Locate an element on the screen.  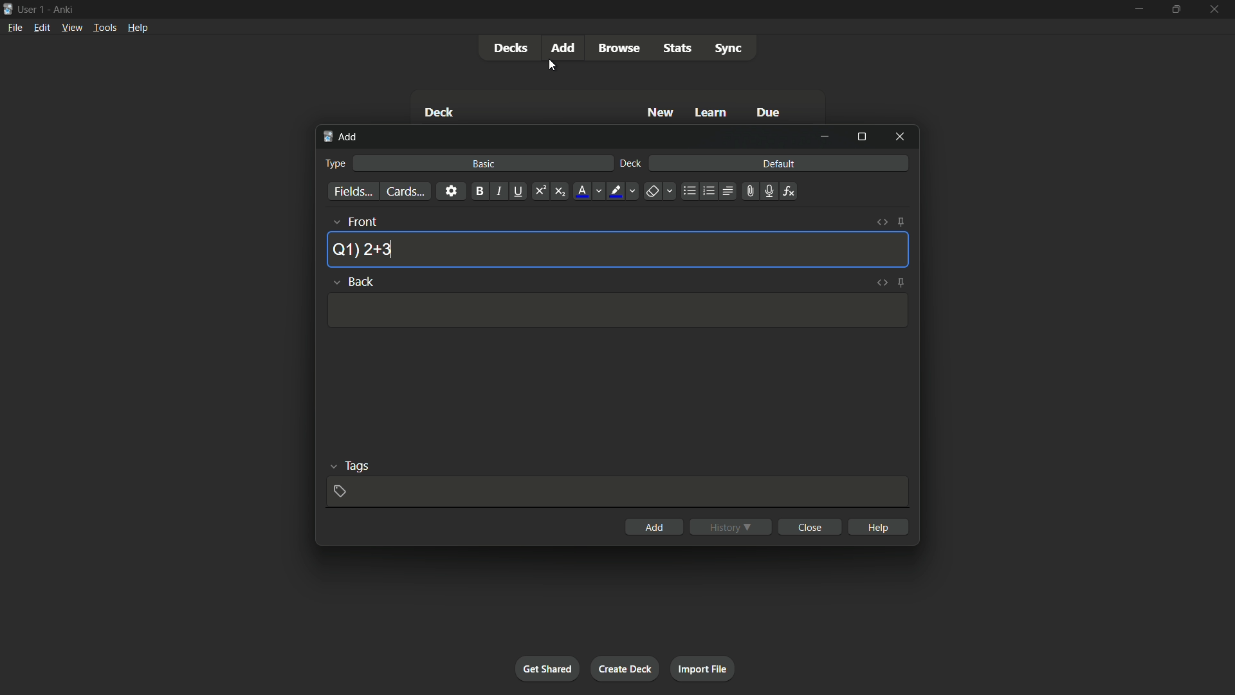
question is located at coordinates (362, 248).